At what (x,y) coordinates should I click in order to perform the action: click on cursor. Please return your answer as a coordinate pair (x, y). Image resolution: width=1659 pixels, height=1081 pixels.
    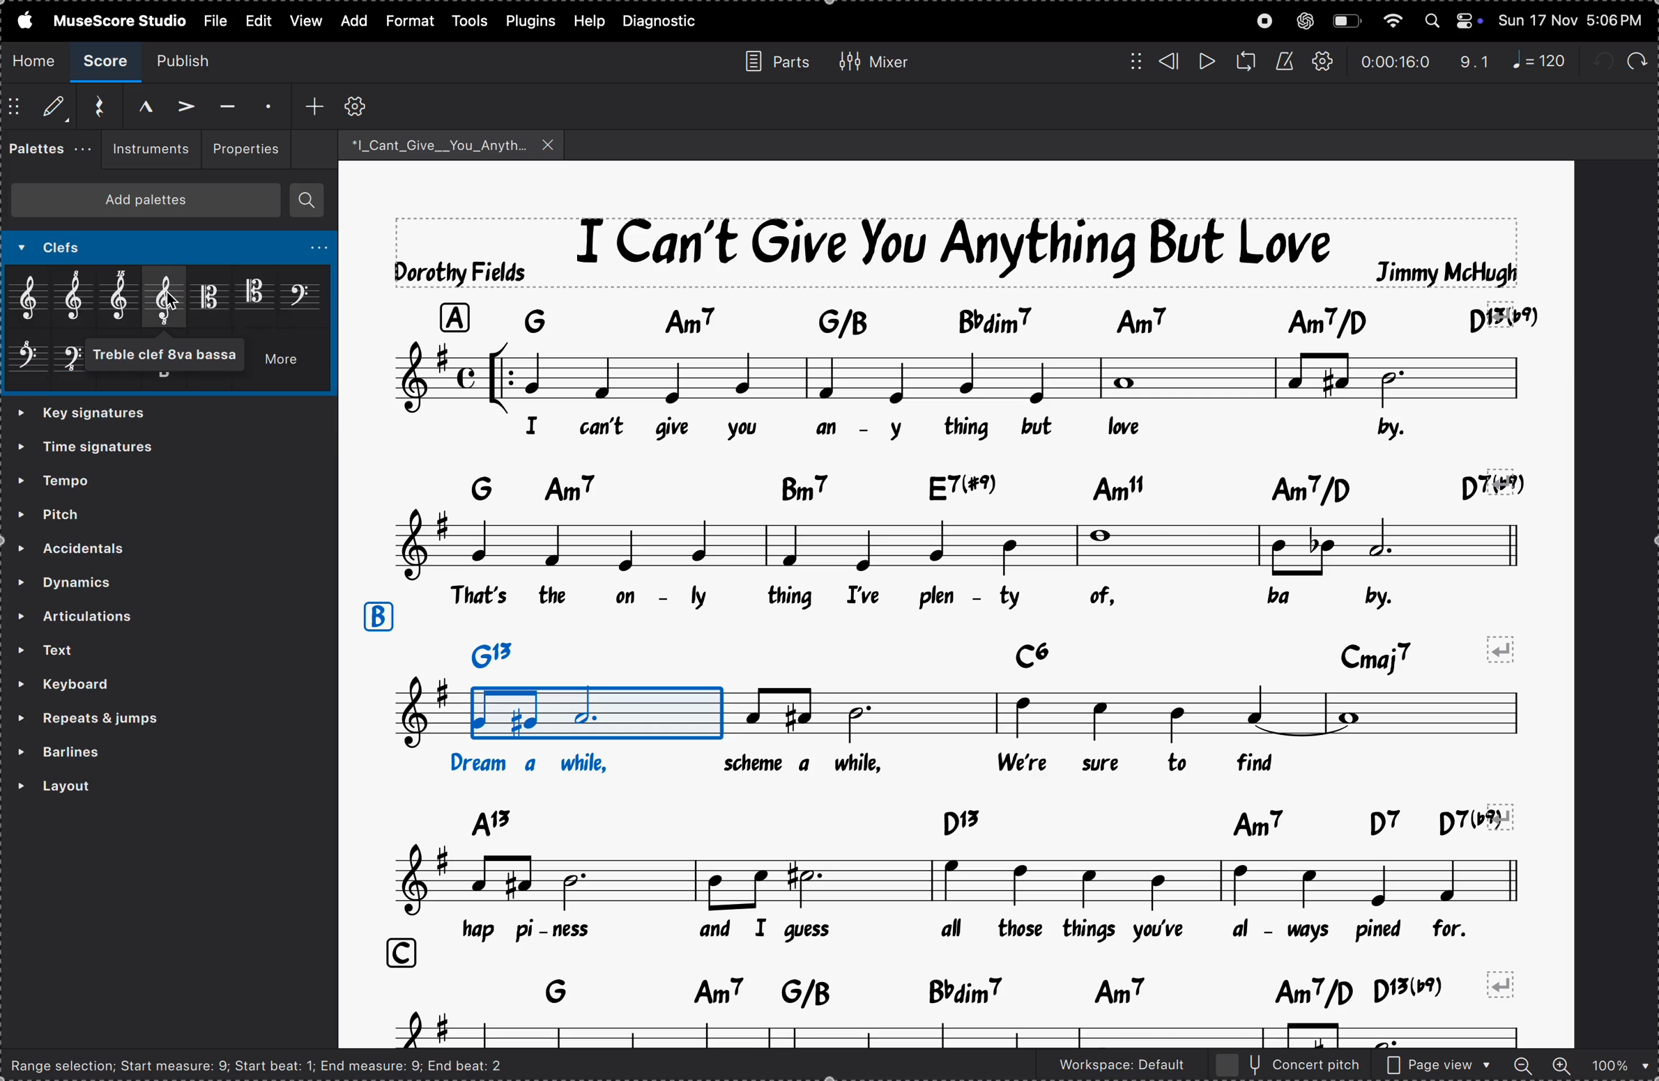
    Looking at the image, I should click on (171, 304).